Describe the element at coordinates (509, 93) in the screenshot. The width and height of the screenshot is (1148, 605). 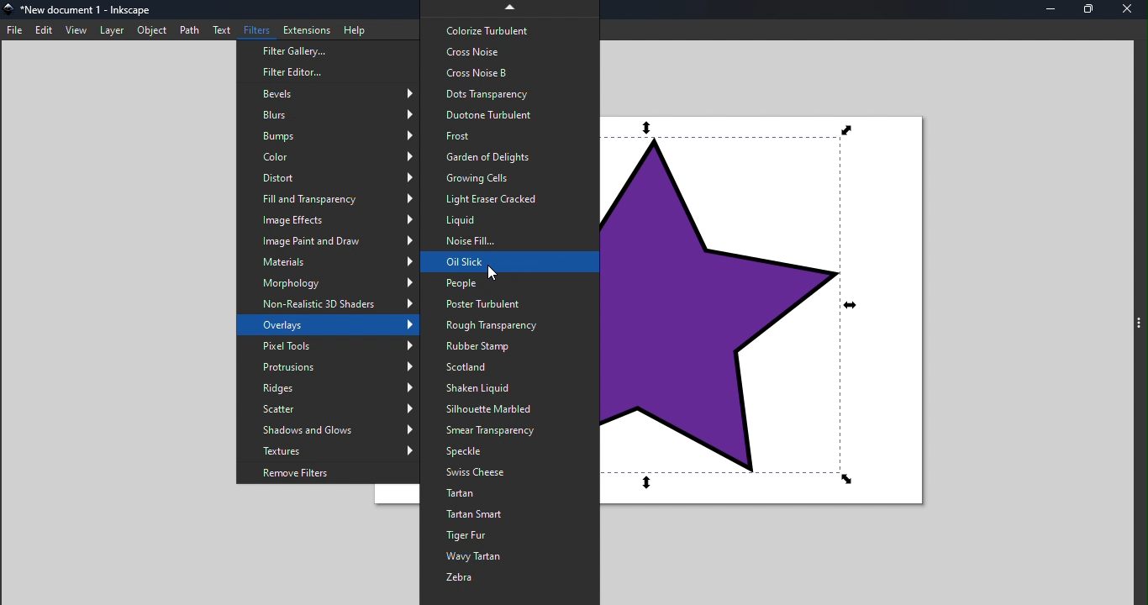
I see `Dots transparency` at that location.